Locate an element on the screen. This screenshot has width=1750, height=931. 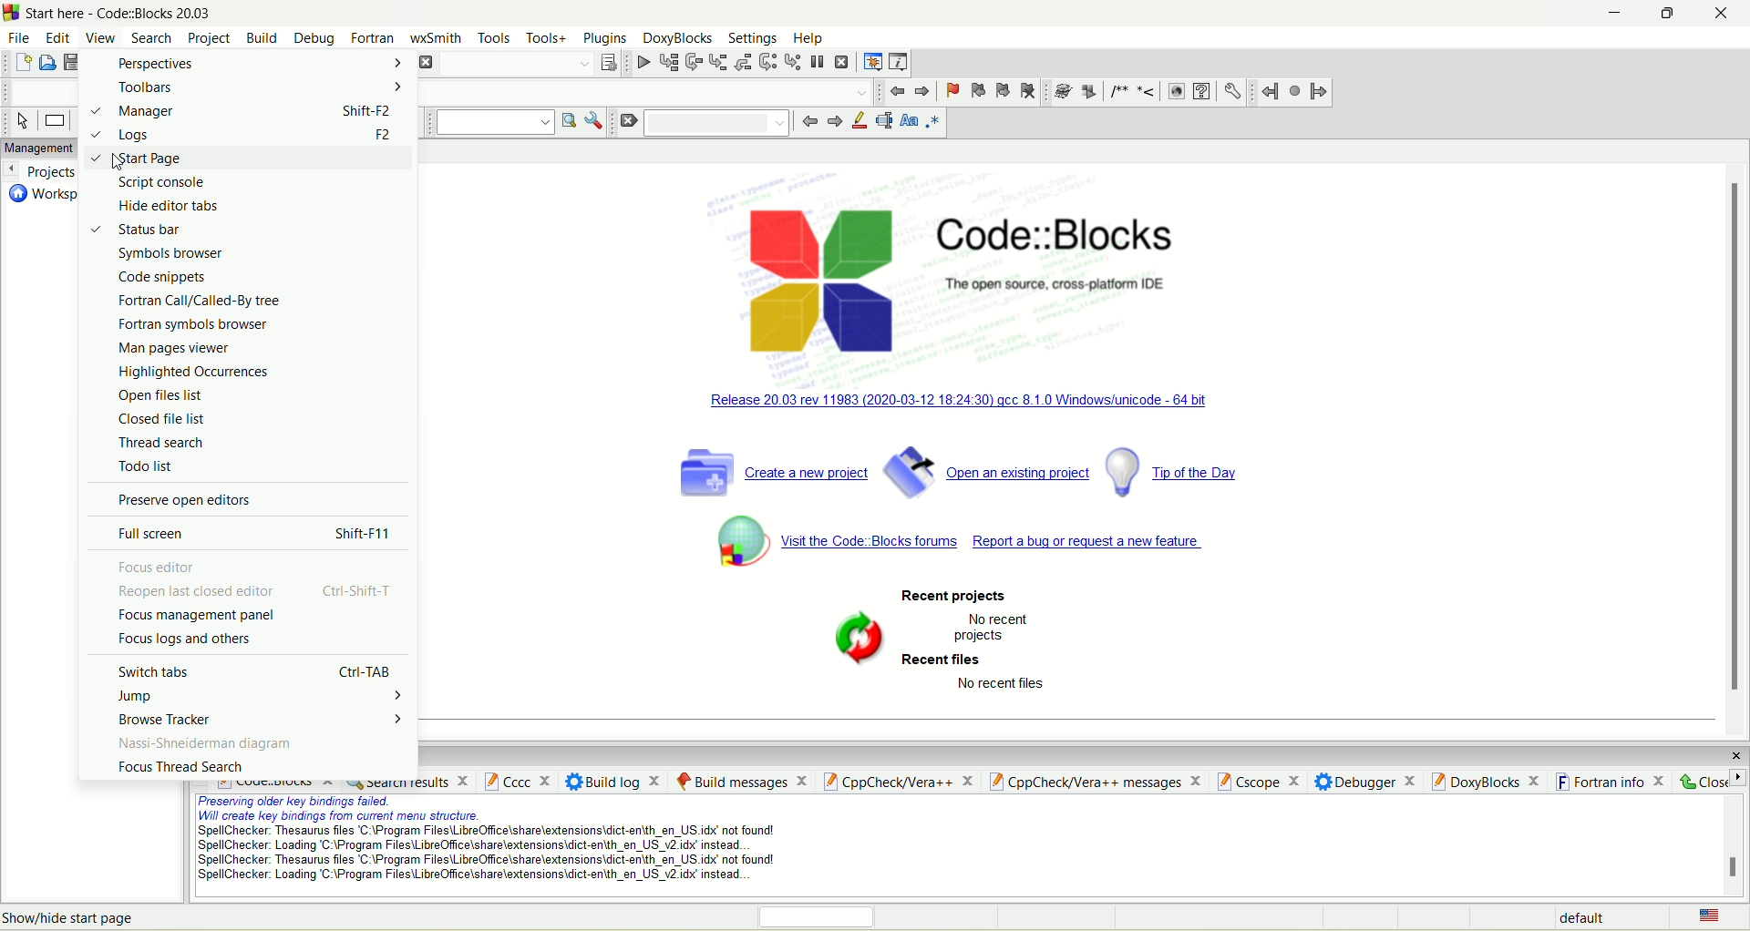
maximize is located at coordinates (1666, 16).